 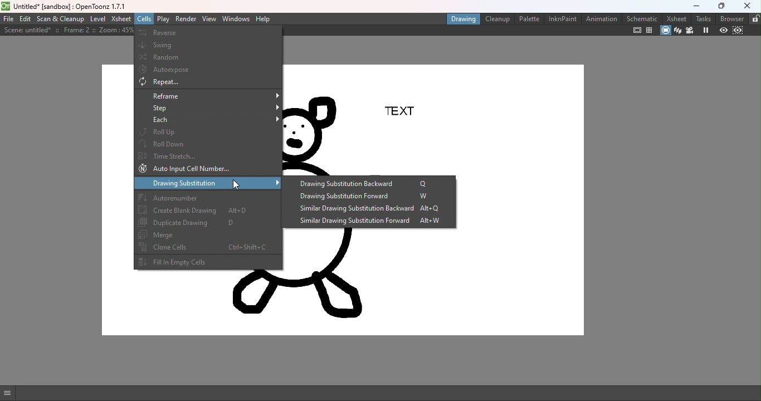 I want to click on Drawing substitution backward, so click(x=370, y=183).